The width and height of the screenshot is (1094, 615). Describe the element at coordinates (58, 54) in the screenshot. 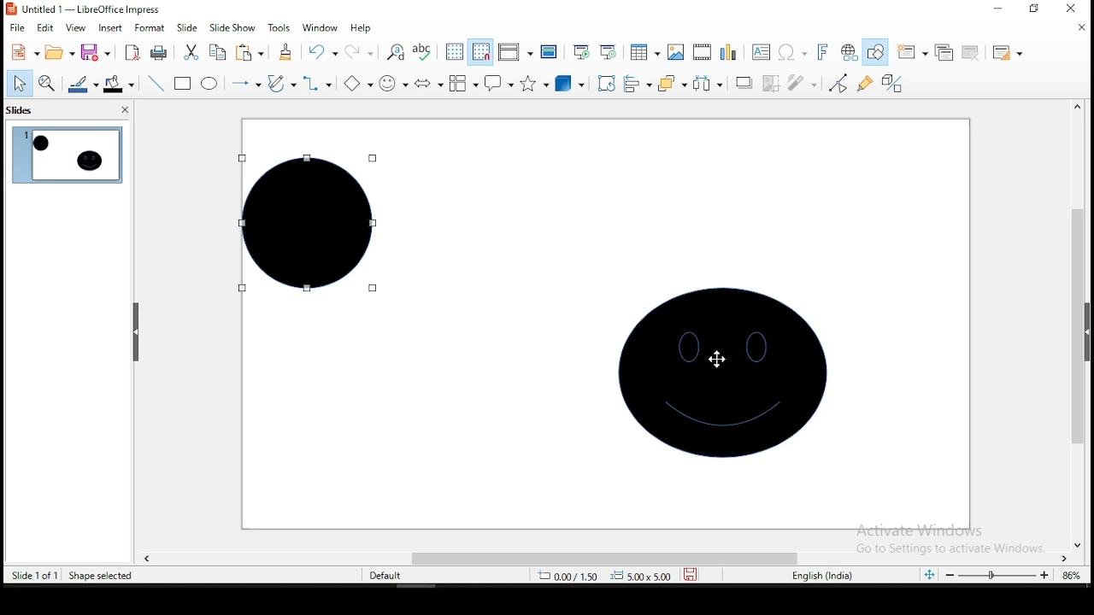

I see `open` at that location.